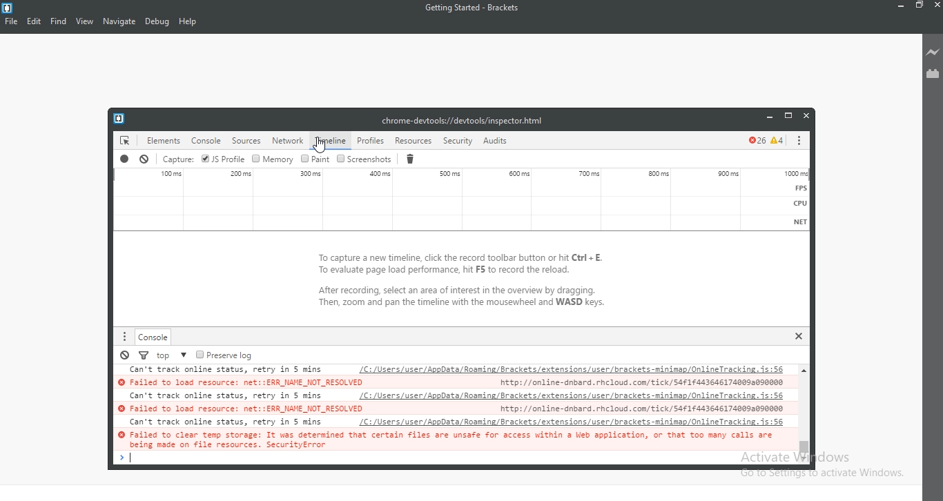  I want to click on close, so click(806, 117).